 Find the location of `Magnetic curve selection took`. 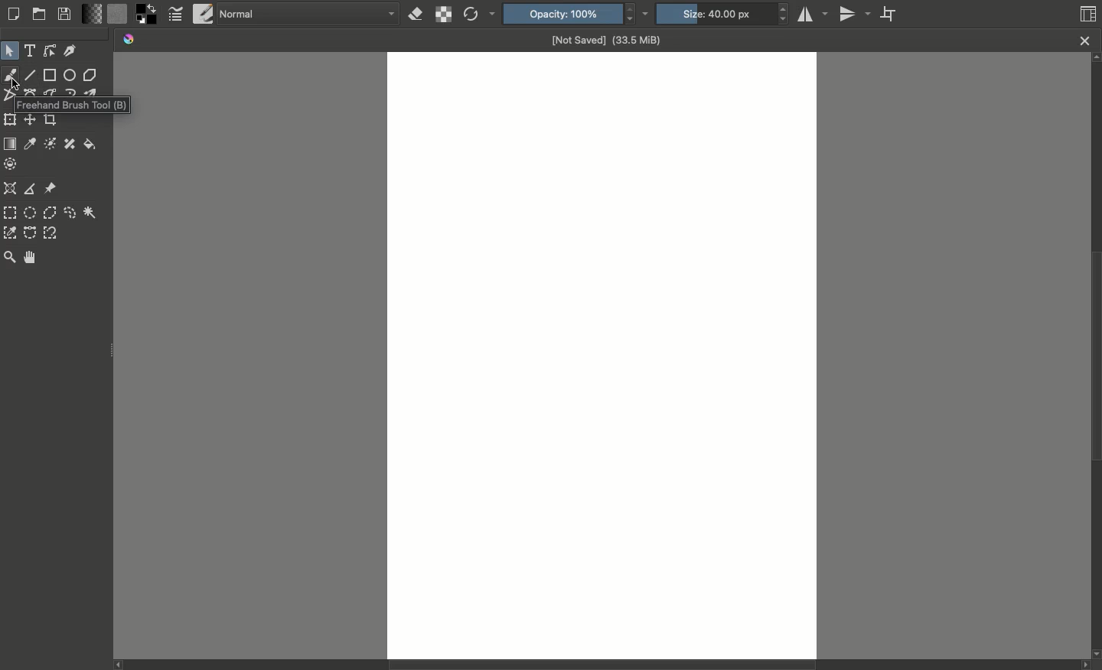

Magnetic curve selection took is located at coordinates (51, 233).